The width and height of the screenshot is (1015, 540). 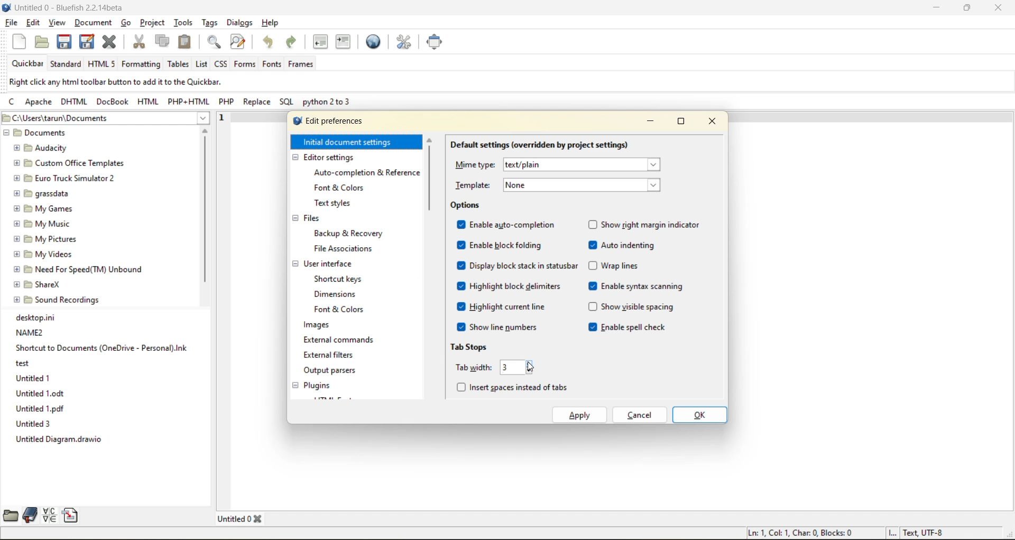 I want to click on documents, so click(x=66, y=134).